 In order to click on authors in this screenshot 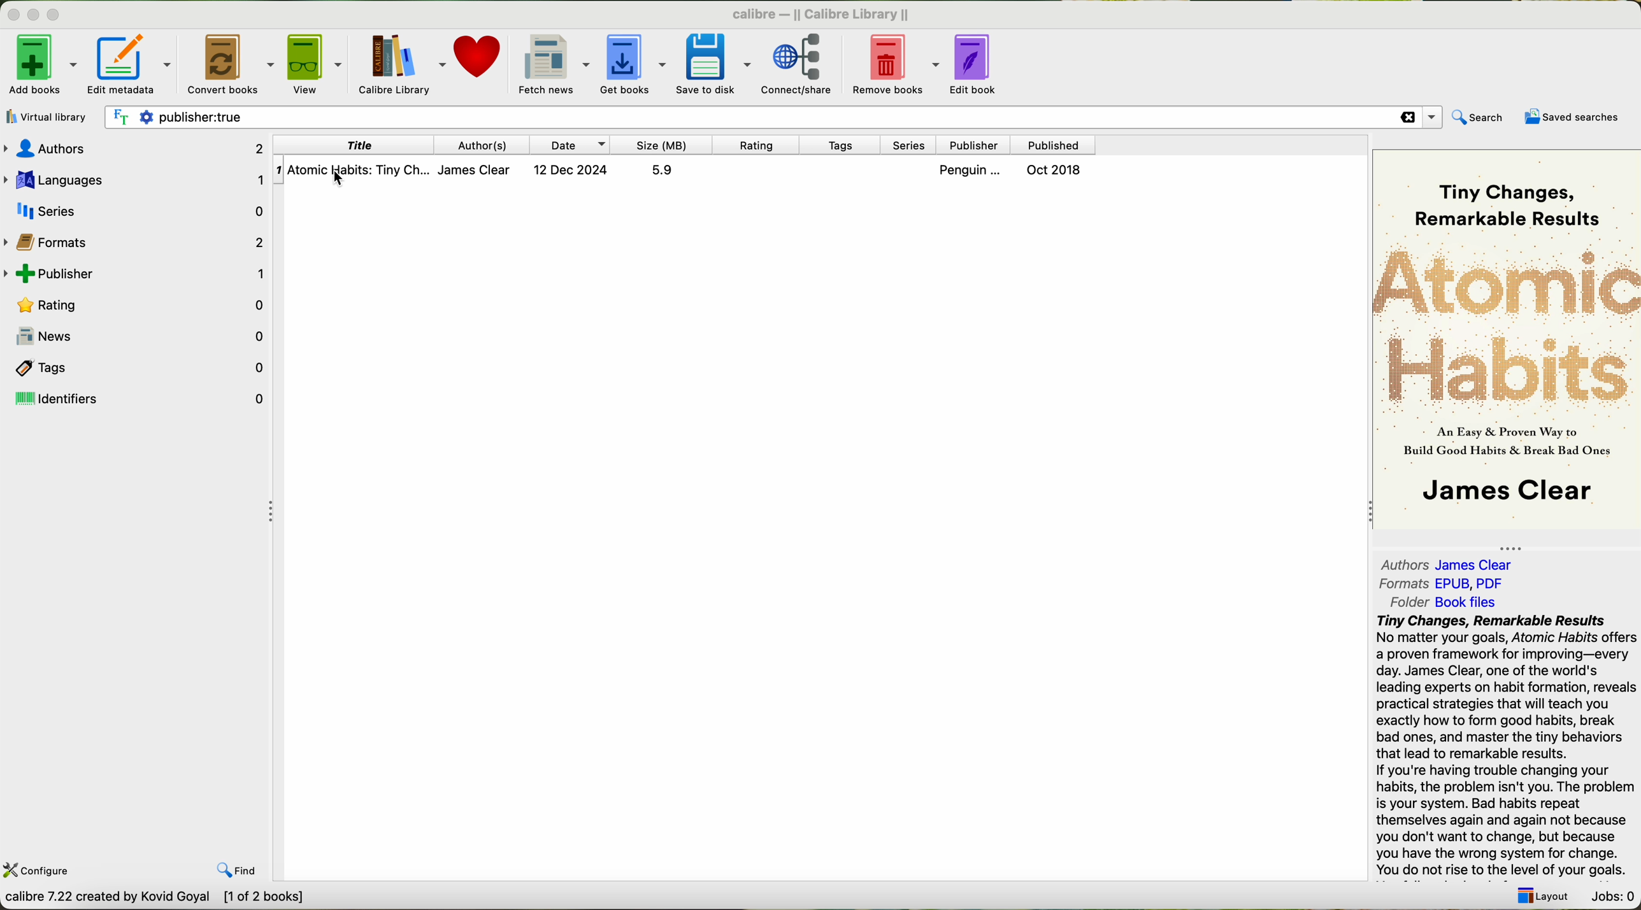, I will do `click(483, 145)`.